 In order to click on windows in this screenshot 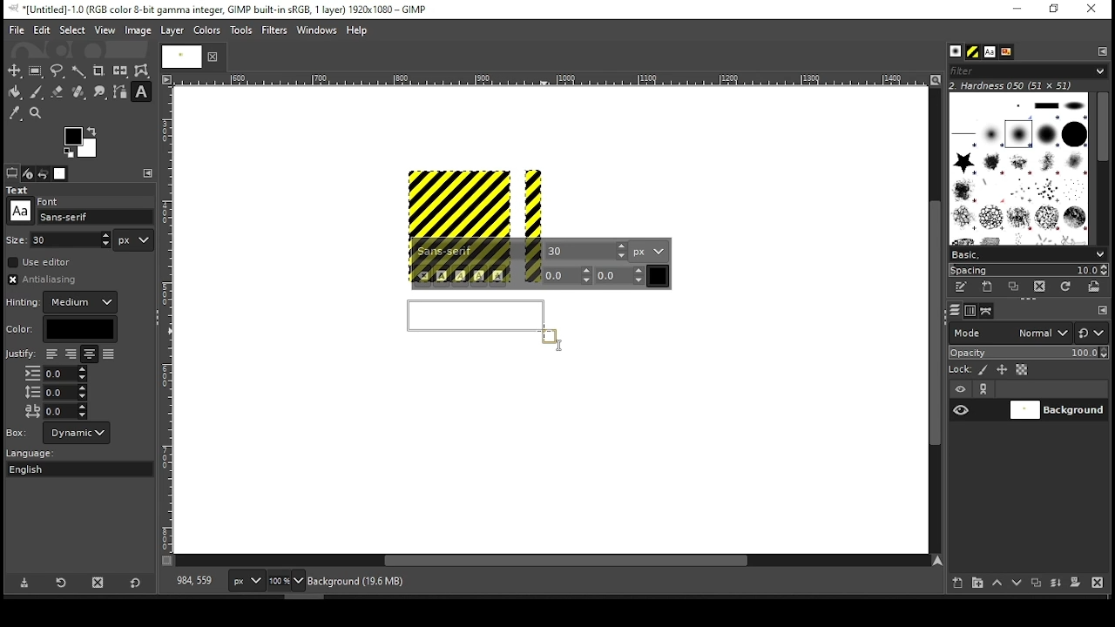, I will do `click(318, 31)`.